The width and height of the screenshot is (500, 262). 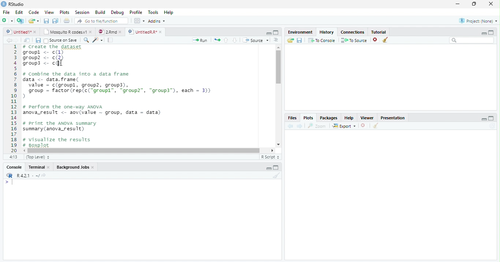 I want to click on Export, so click(x=344, y=126).